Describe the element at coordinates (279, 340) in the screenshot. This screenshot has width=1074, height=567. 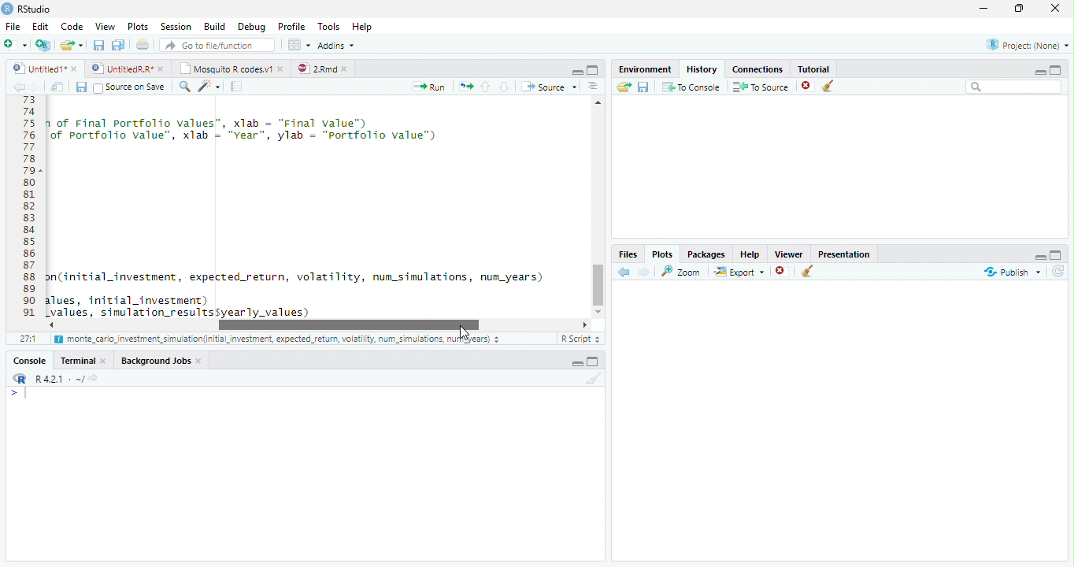
I see `monte_cario investment _simuiation{initial investment, expected_return, volatility, num simulations, num years)` at that location.